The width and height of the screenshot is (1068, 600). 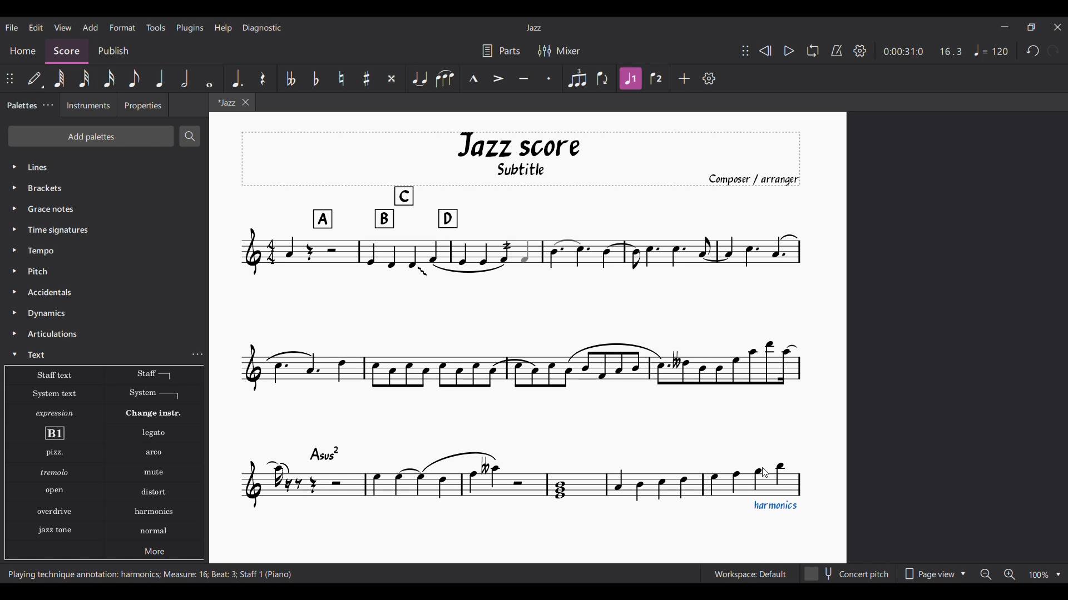 I want to click on Quarter note, so click(x=160, y=78).